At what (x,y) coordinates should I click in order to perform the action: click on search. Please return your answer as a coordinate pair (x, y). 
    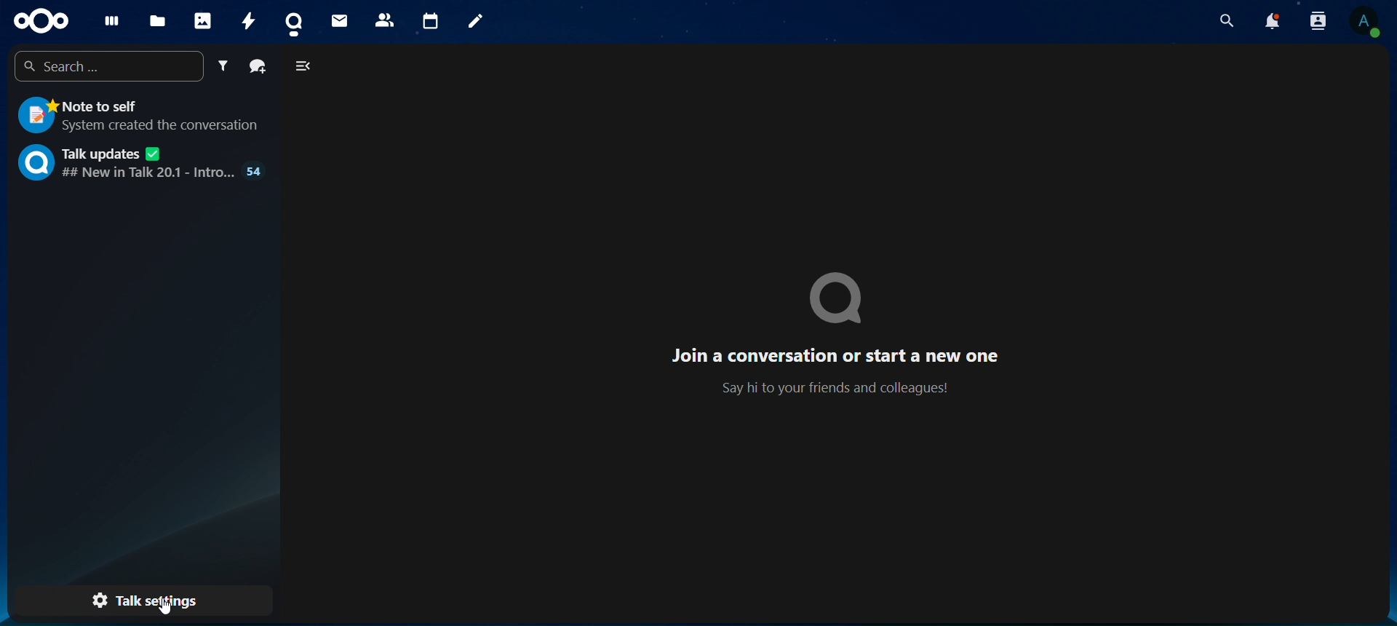
    Looking at the image, I should click on (106, 67).